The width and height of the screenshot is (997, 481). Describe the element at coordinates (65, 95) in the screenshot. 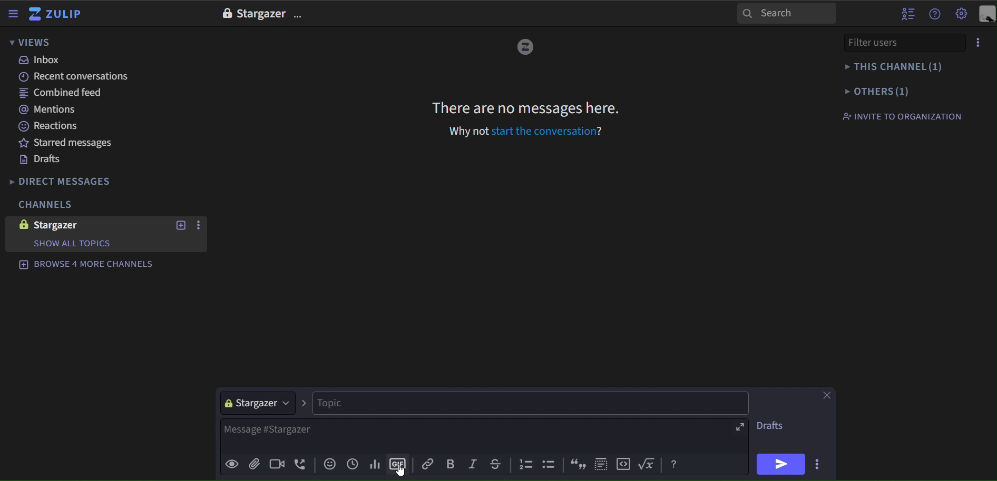

I see `combined feed` at that location.